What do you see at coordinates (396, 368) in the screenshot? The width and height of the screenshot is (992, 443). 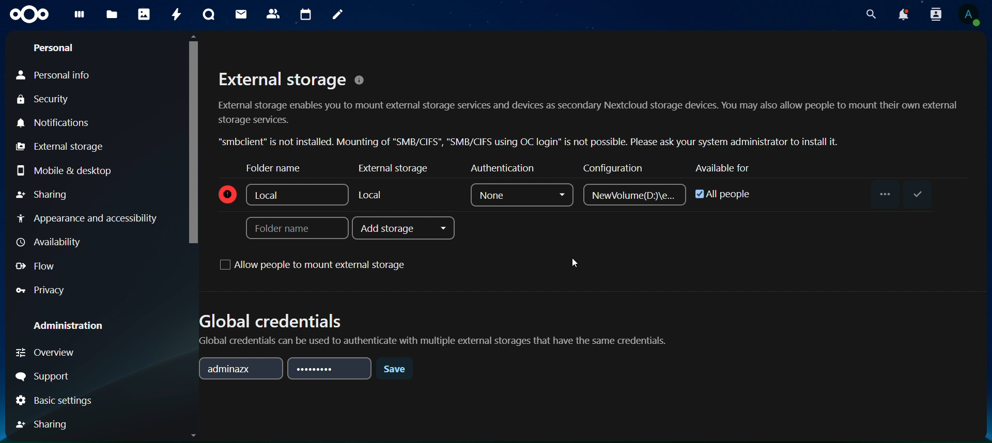 I see `save` at bounding box center [396, 368].